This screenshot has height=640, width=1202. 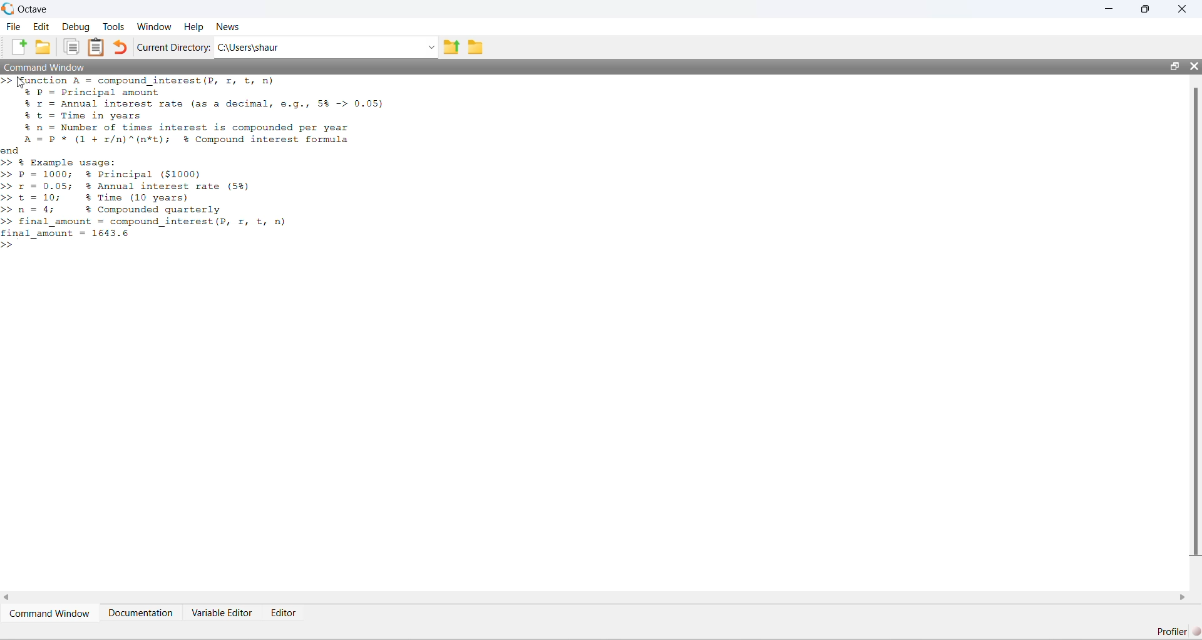 What do you see at coordinates (95, 48) in the screenshot?
I see `Clipboard` at bounding box center [95, 48].